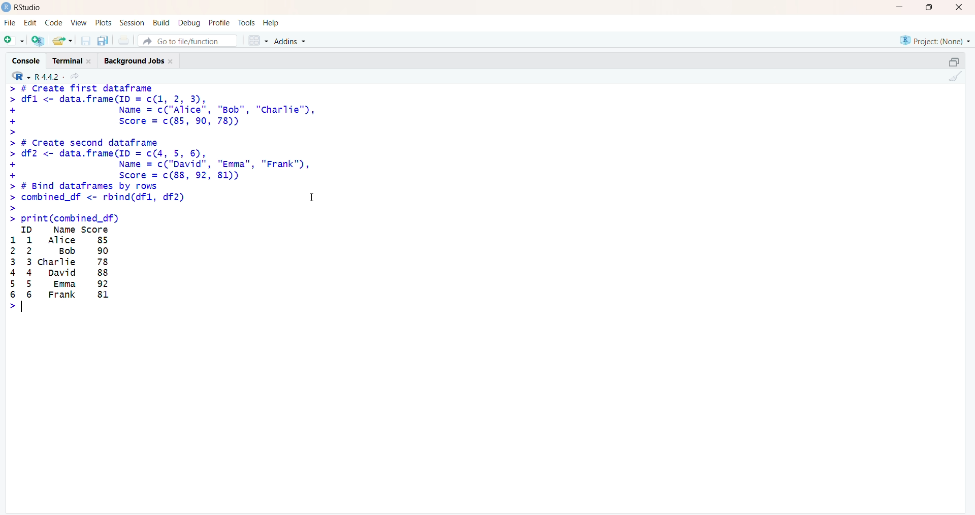  Describe the element at coordinates (219, 23) in the screenshot. I see `Profile` at that location.